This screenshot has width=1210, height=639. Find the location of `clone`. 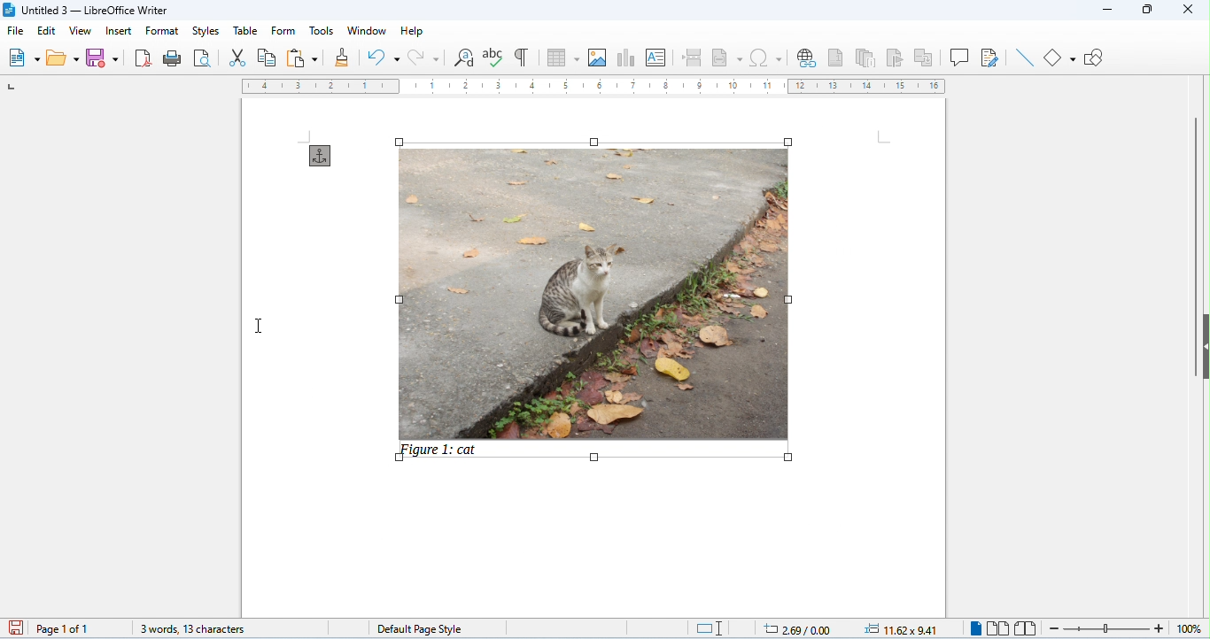

clone is located at coordinates (344, 57).